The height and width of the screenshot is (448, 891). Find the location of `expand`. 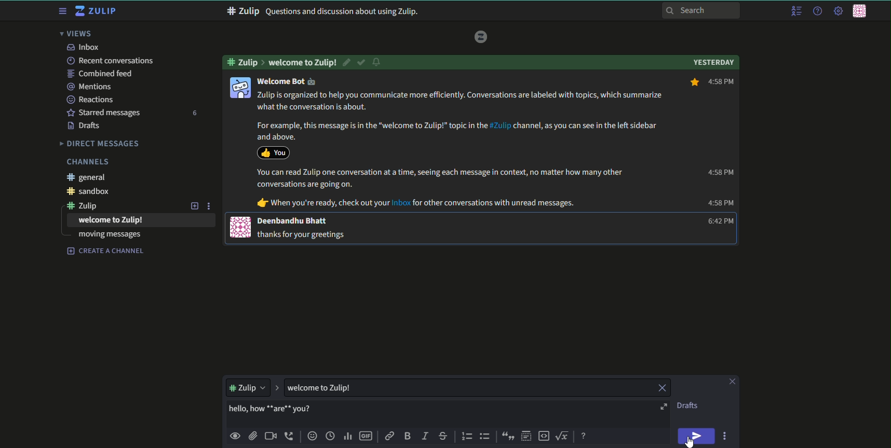

expand is located at coordinates (277, 387).